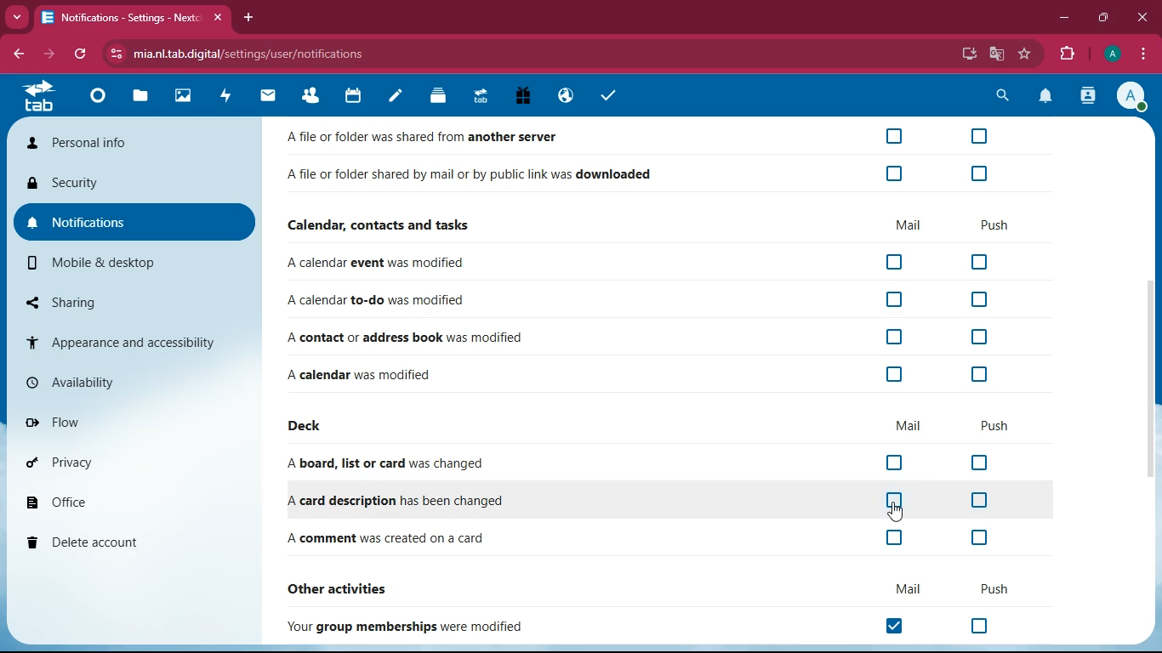 Image resolution: width=1162 pixels, height=653 pixels. I want to click on activity, so click(227, 95).